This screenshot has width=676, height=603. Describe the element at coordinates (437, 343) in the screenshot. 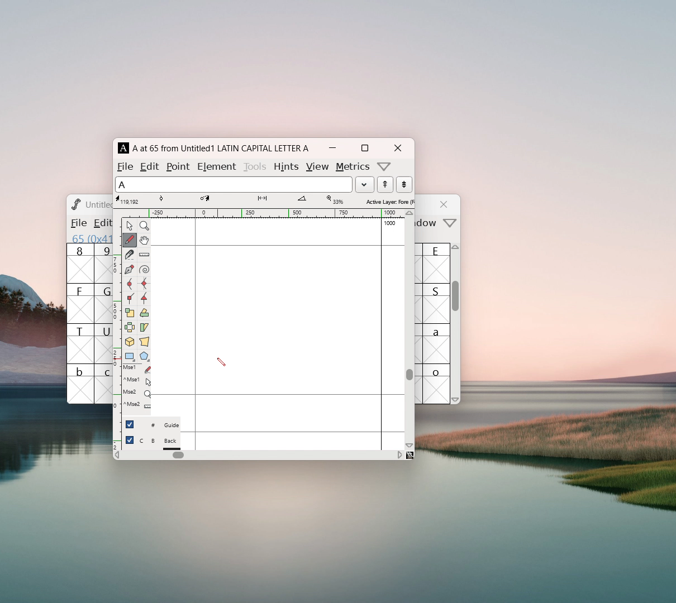

I see `a` at that location.